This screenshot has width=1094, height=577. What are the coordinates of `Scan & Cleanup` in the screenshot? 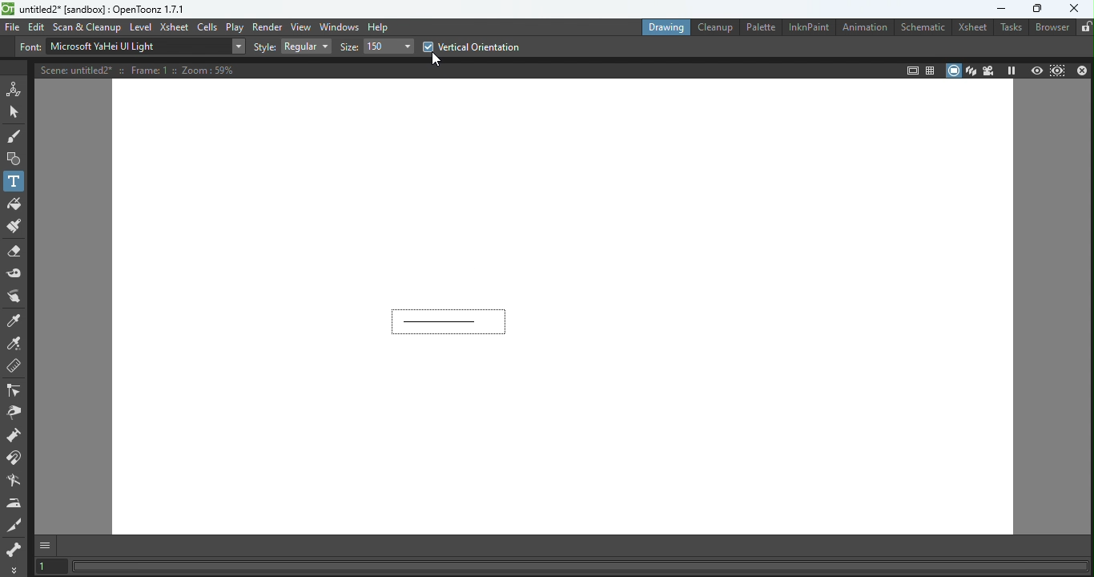 It's located at (90, 28).